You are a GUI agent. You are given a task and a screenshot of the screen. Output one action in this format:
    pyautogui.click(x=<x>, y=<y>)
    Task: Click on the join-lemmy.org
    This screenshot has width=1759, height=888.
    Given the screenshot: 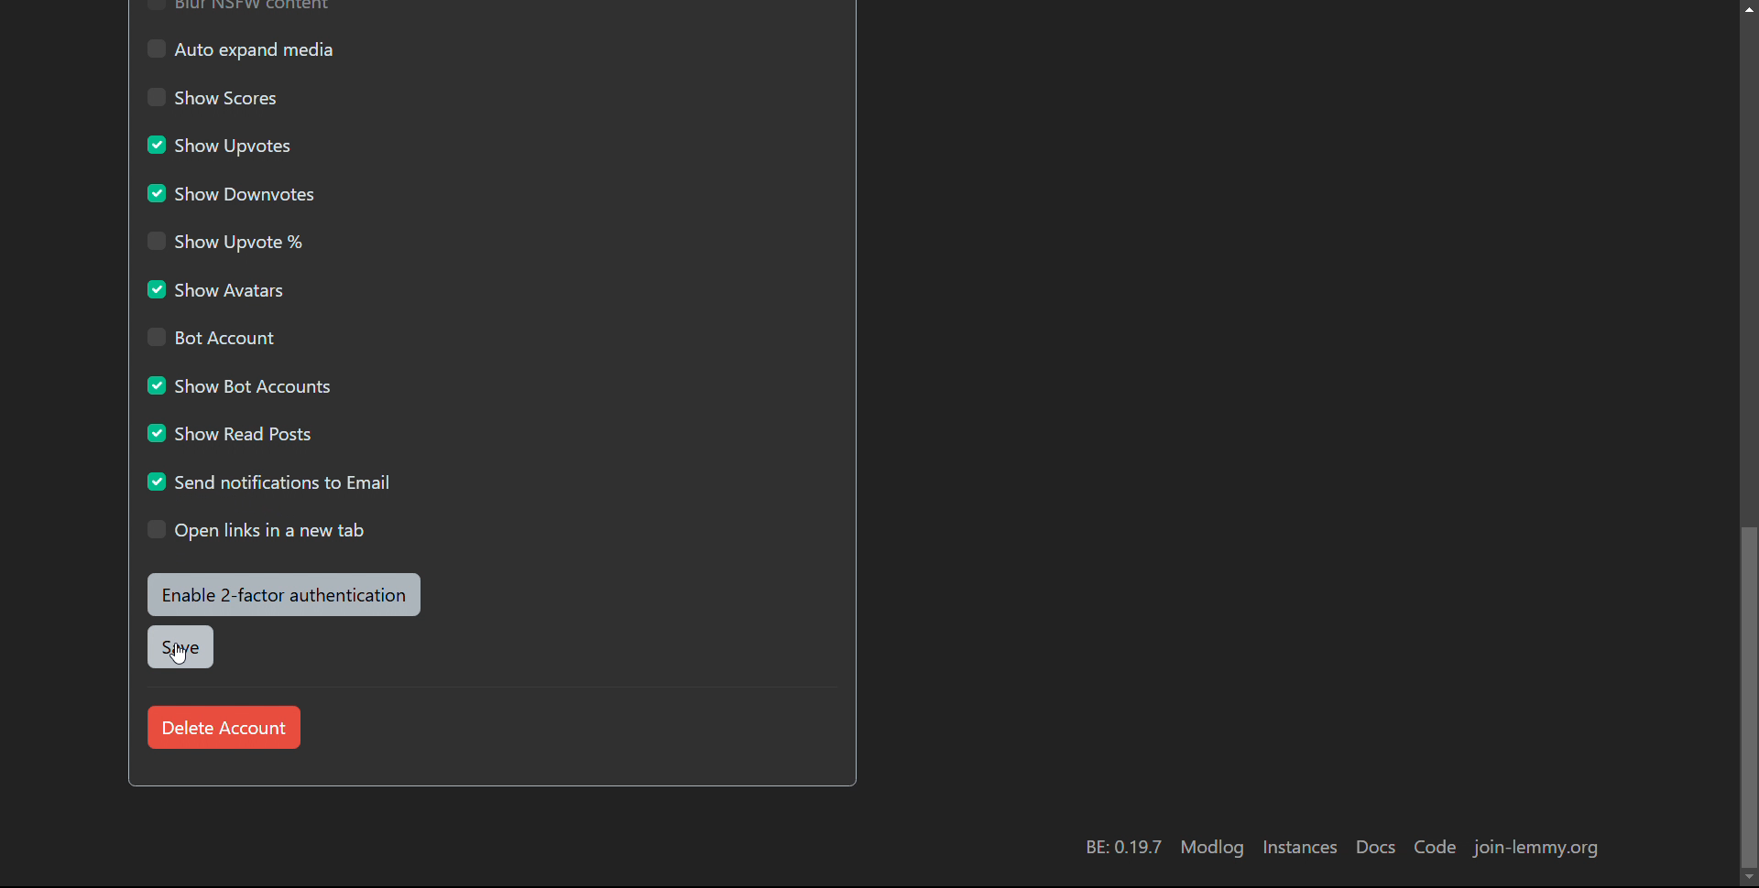 What is the action you would take?
    pyautogui.click(x=1537, y=848)
    